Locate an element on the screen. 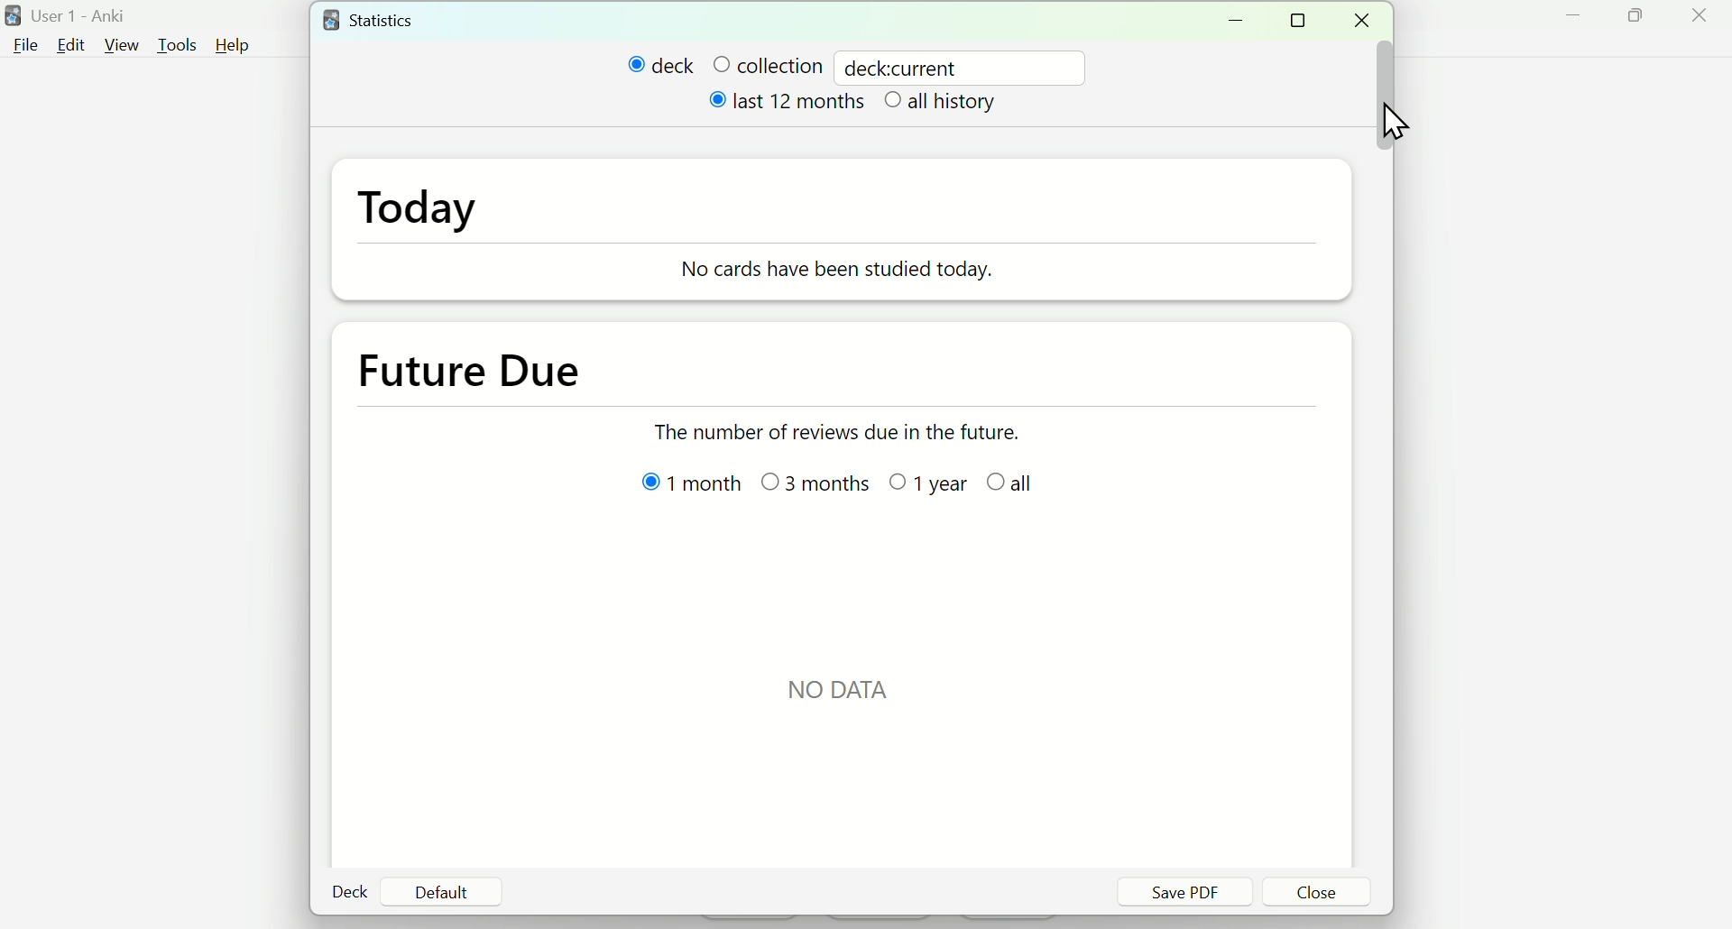 The image size is (1732, 929). Today is located at coordinates (443, 221).